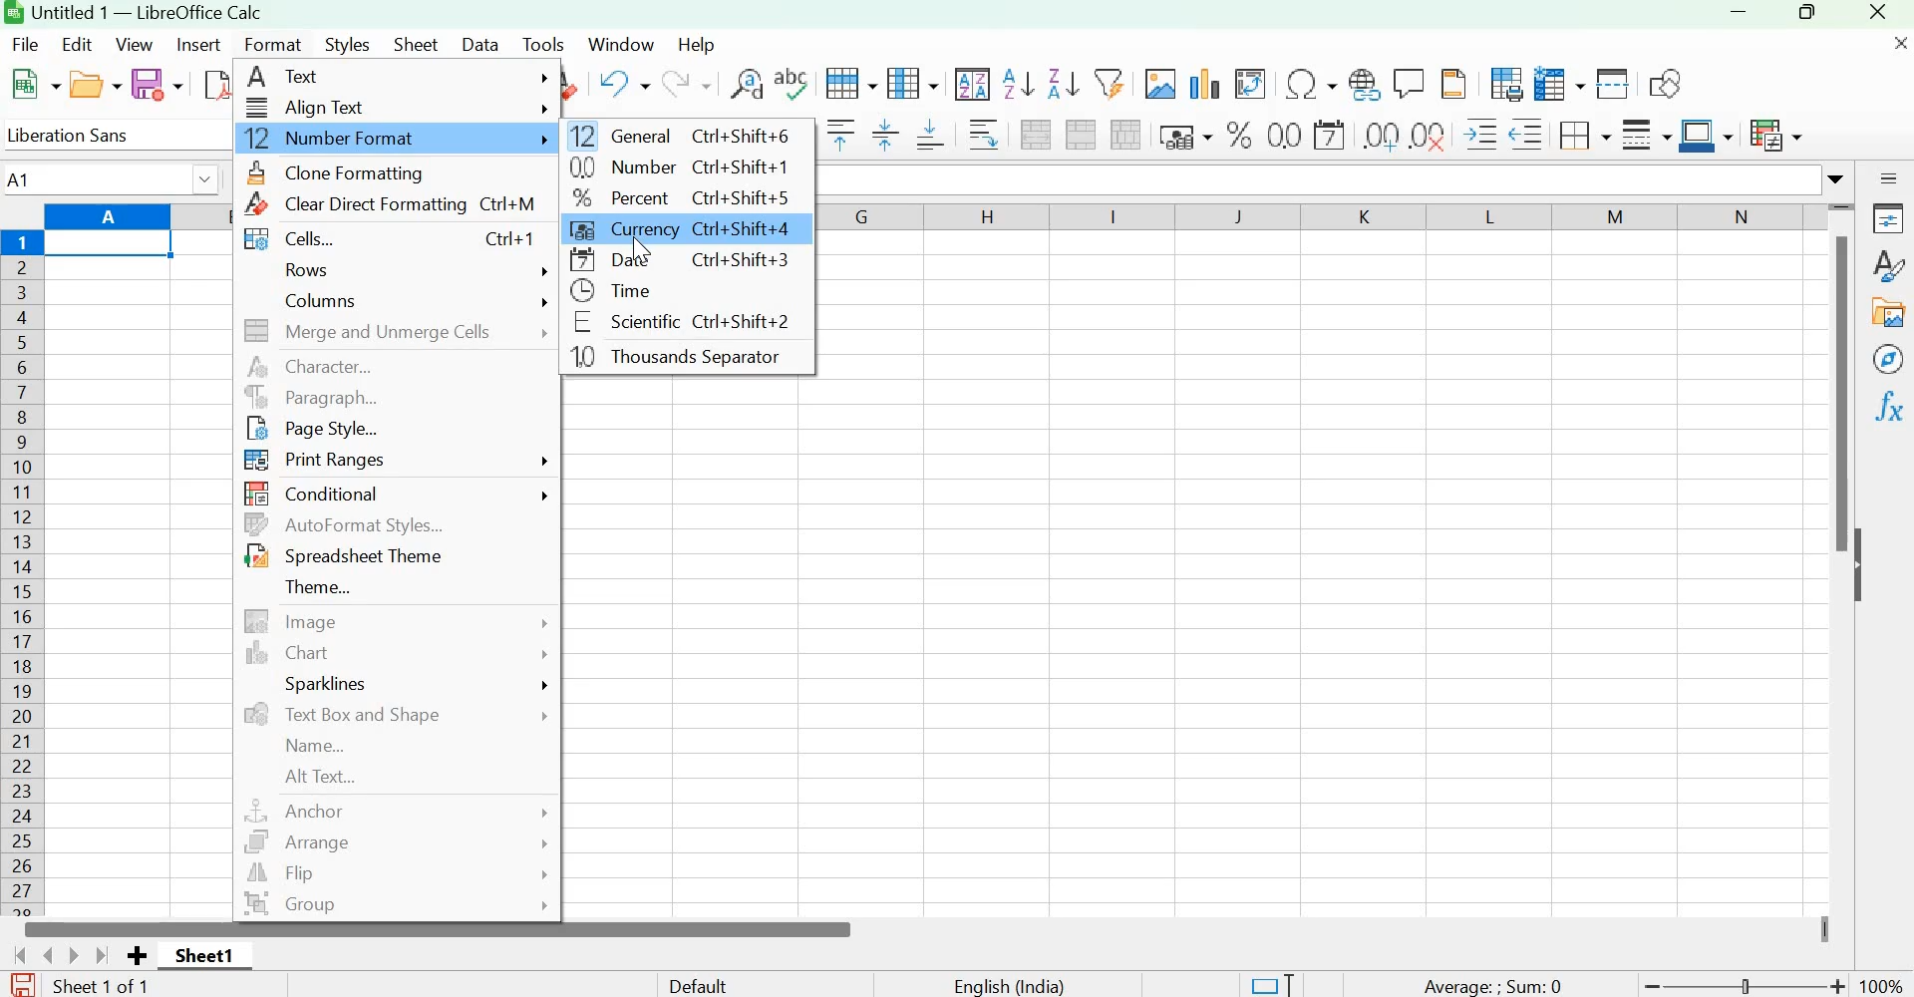 The height and width of the screenshot is (997, 1914). Describe the element at coordinates (140, 561) in the screenshot. I see `workspace` at that location.